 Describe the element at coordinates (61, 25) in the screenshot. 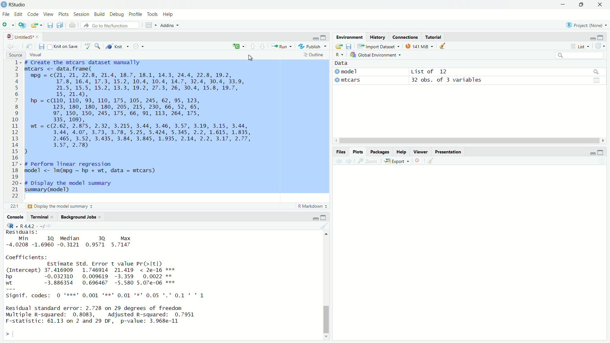

I see `save all` at that location.